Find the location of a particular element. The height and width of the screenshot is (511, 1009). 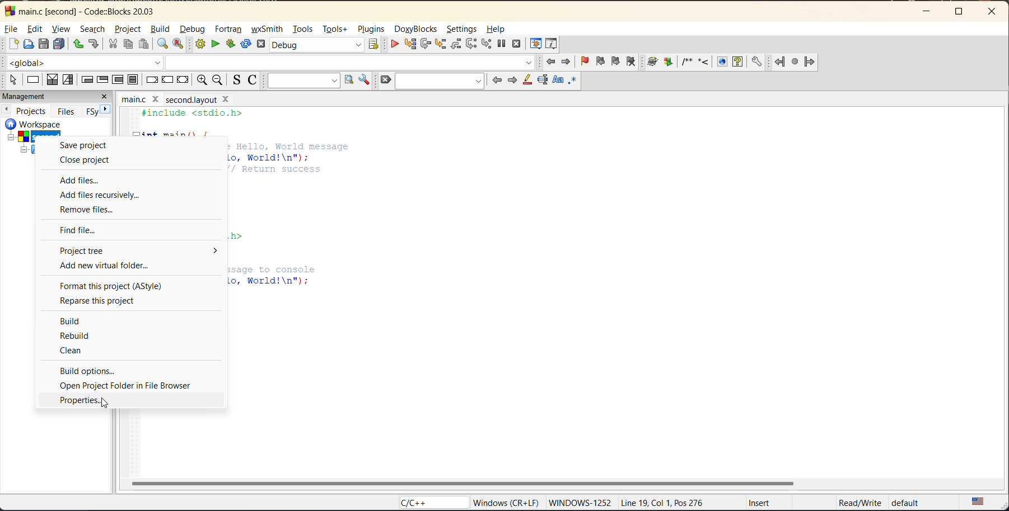

return instruction is located at coordinates (183, 78).